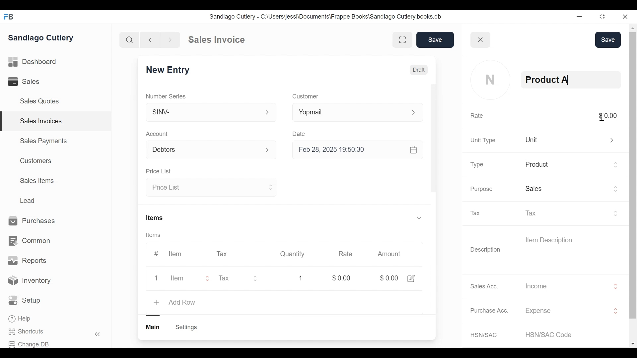 This screenshot has width=637, height=358. What do you see at coordinates (478, 165) in the screenshot?
I see `Type` at bounding box center [478, 165].